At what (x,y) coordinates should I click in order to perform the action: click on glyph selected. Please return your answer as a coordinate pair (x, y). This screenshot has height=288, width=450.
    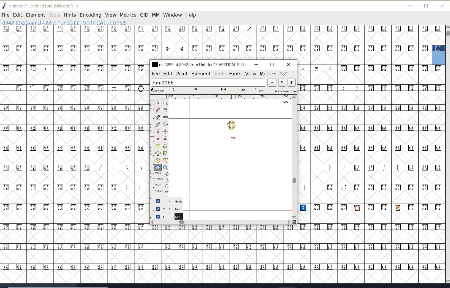
    Looking at the image, I should click on (439, 55).